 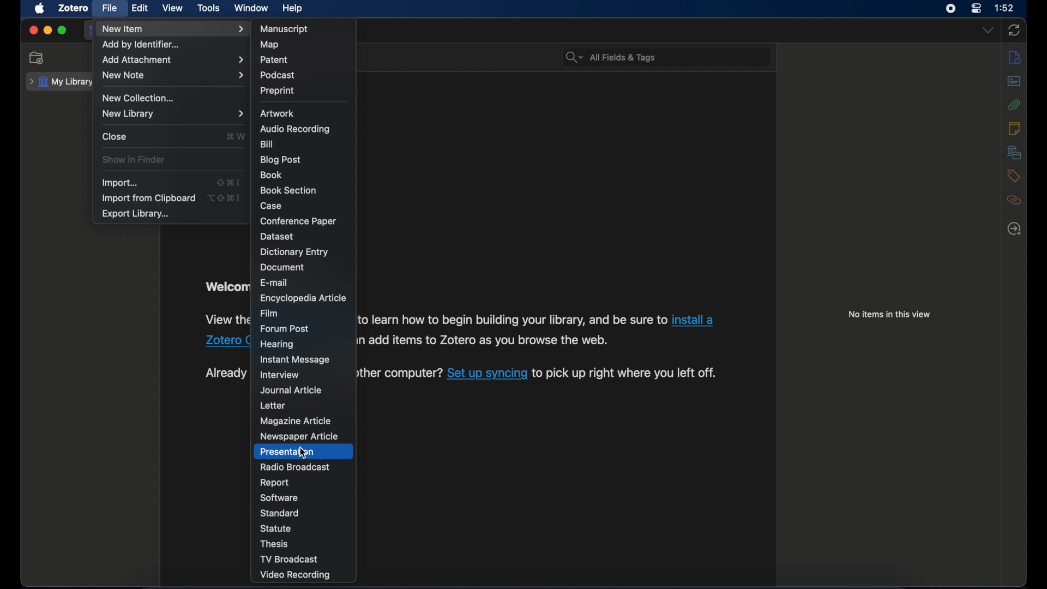 I want to click on new note, so click(x=173, y=75).